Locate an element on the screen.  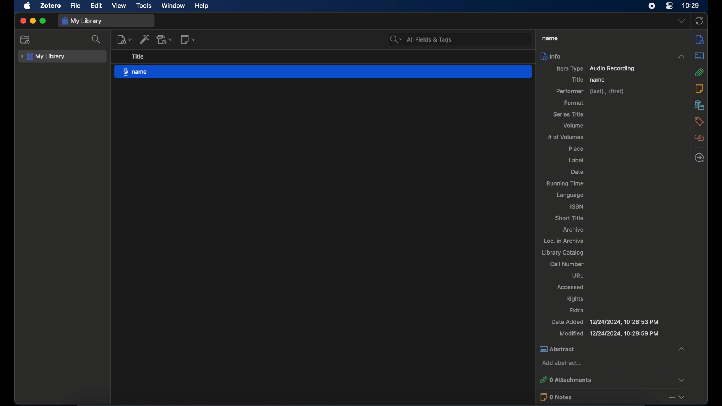
file is located at coordinates (75, 6).